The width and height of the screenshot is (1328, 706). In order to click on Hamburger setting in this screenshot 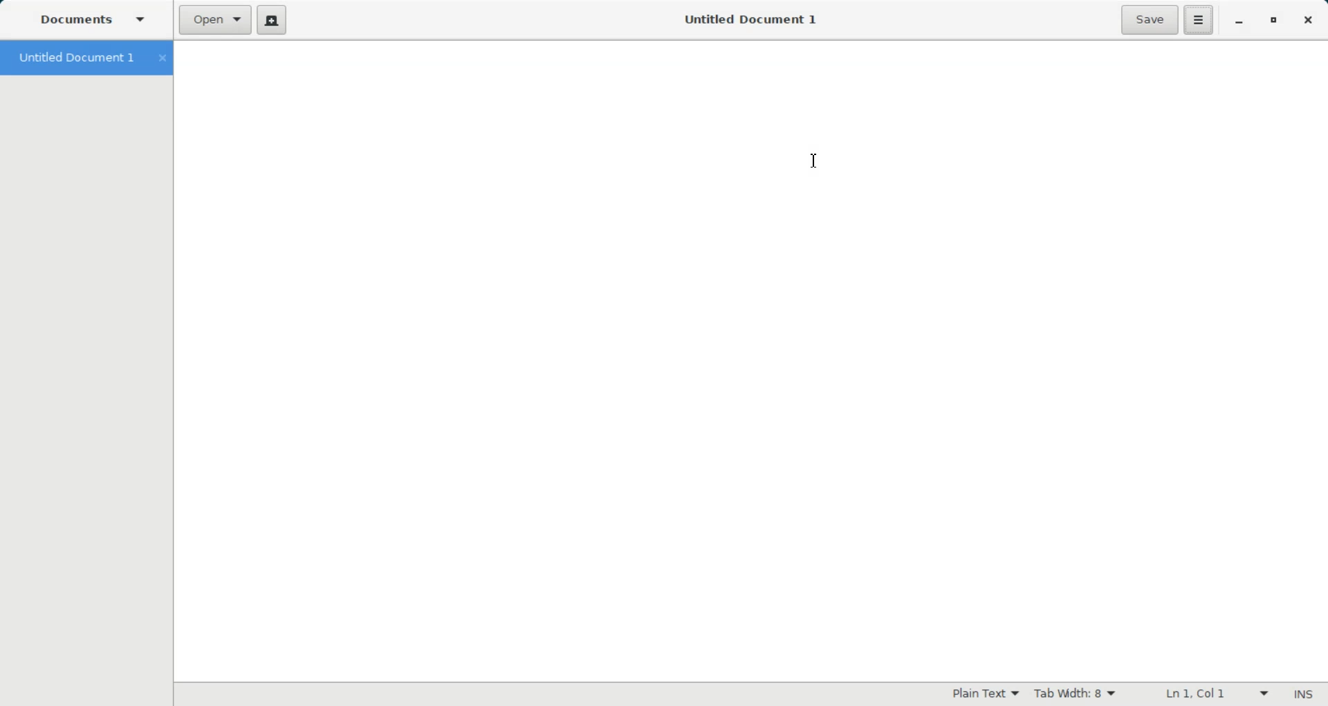, I will do `click(1199, 20)`.